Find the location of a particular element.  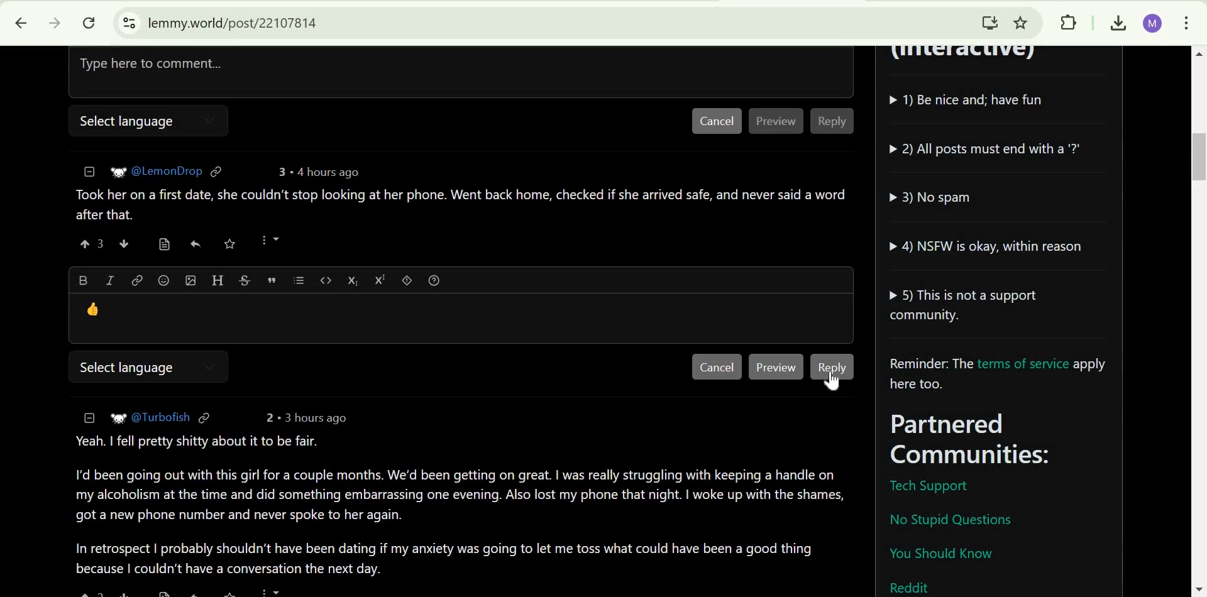

click to go forward, hold to see history is located at coordinates (52, 23).